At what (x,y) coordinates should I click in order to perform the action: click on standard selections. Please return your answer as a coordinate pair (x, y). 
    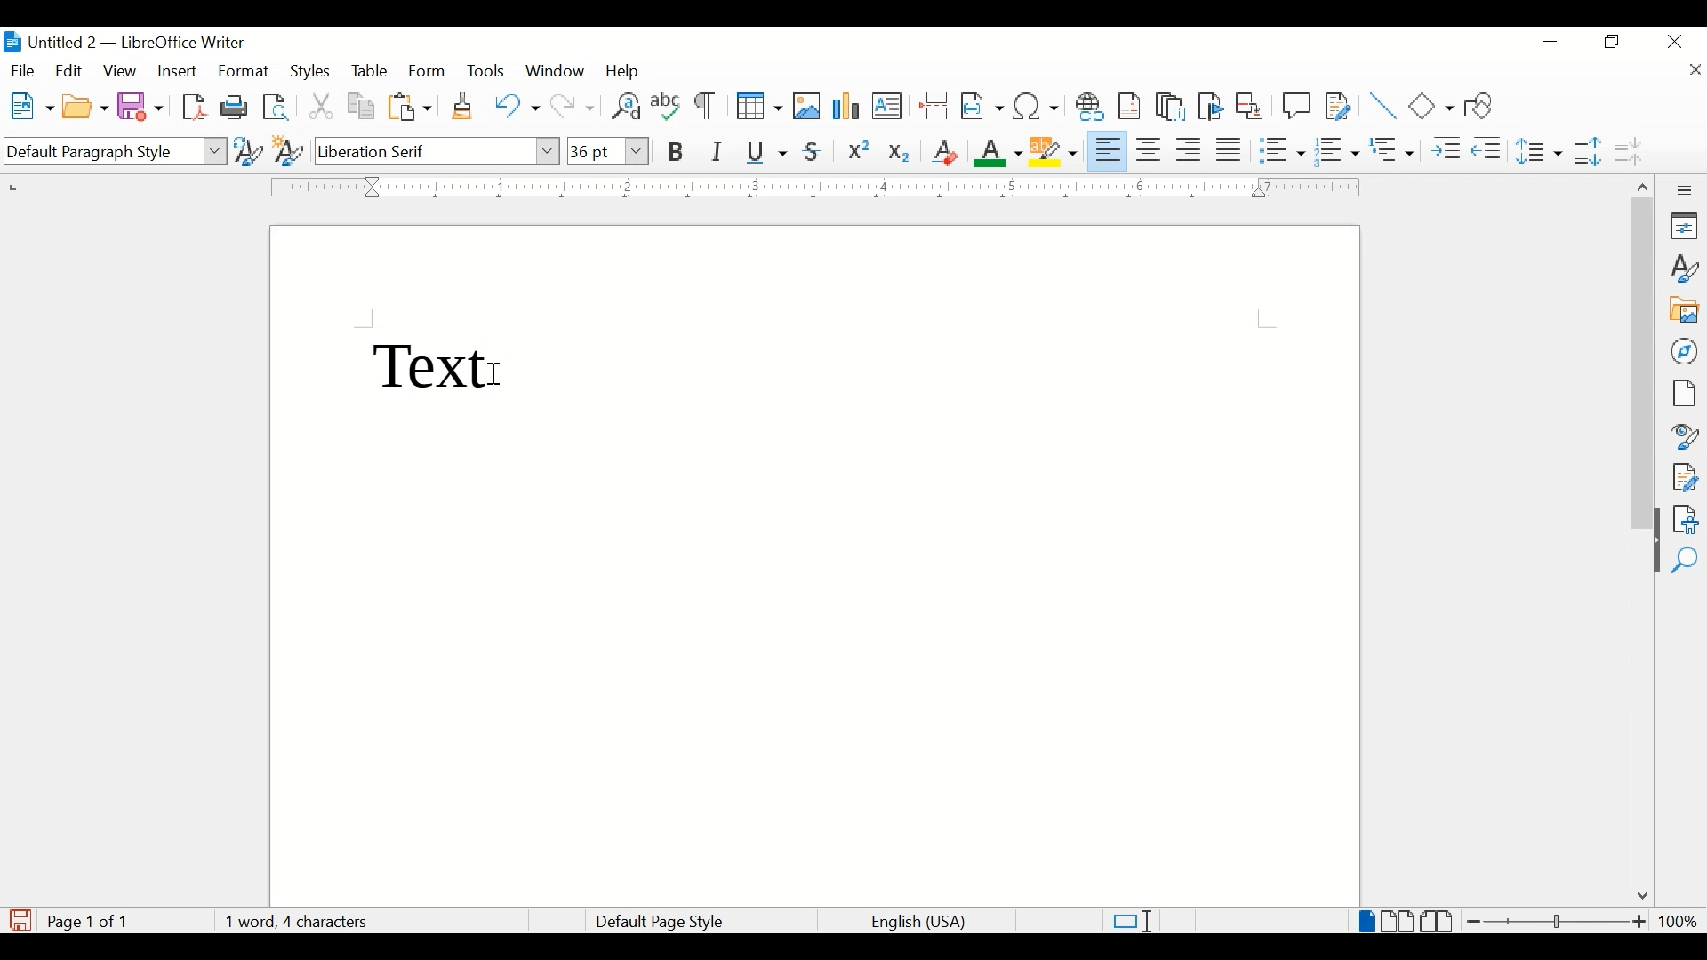
    Looking at the image, I should click on (1132, 920).